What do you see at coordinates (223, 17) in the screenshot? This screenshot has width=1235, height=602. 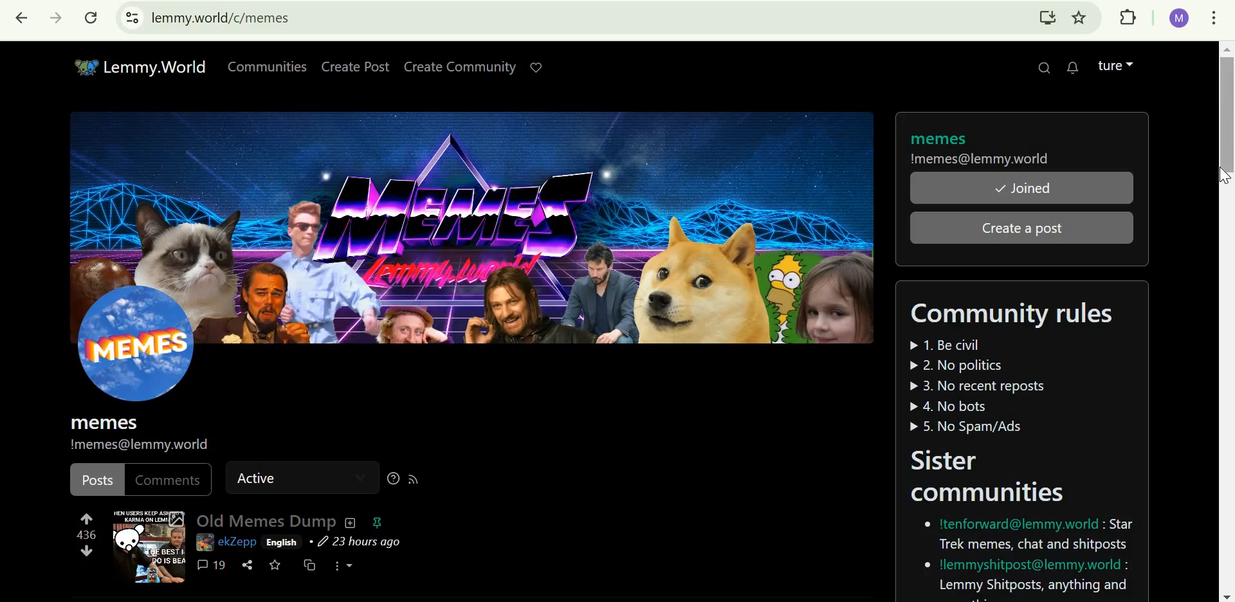 I see `lemmy.world/c/memes` at bounding box center [223, 17].